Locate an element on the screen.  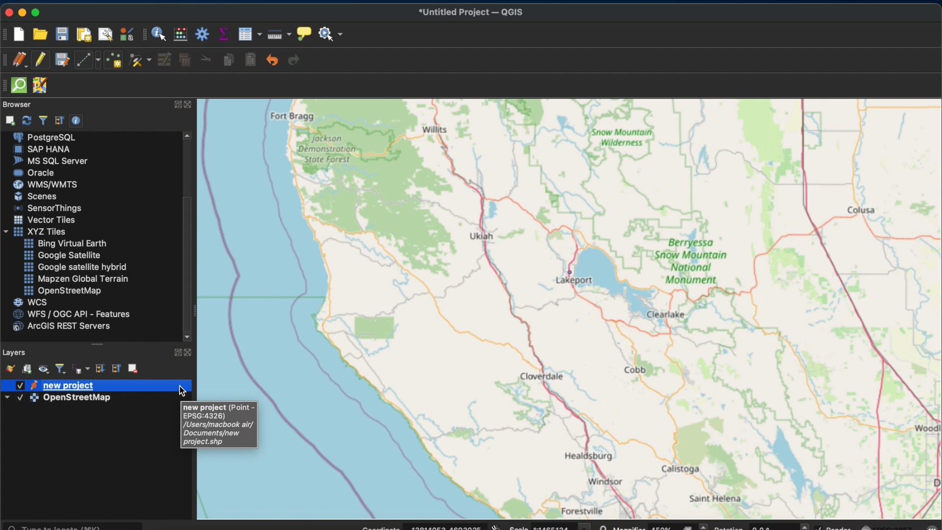
Quick OSM is located at coordinates (19, 85).